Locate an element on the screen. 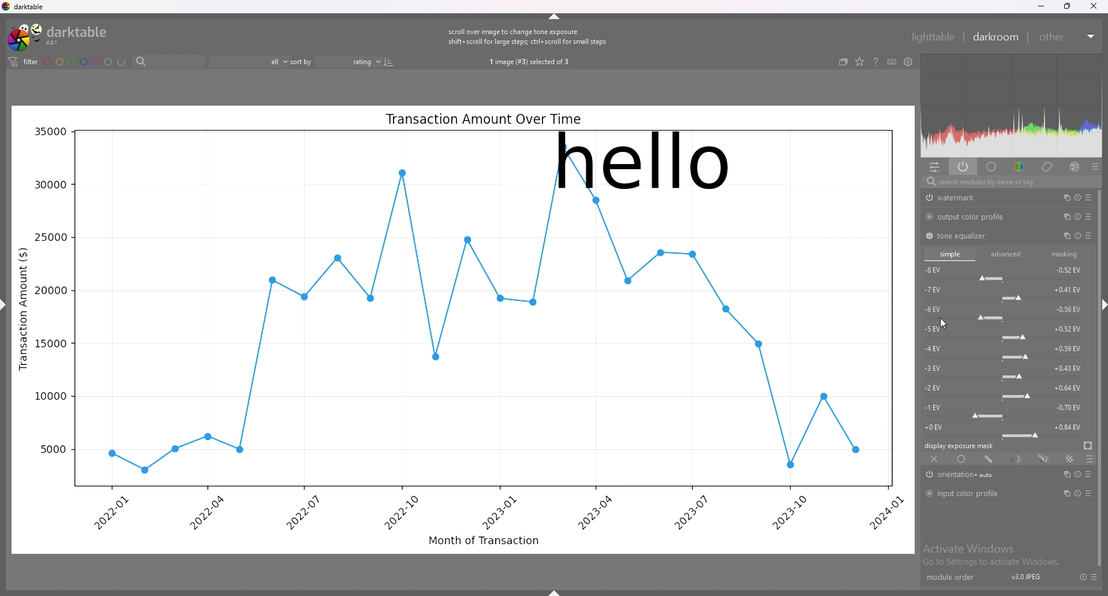 Image resolution: width=1108 pixels, height=596 pixels. -5 EV force is located at coordinates (1006, 332).